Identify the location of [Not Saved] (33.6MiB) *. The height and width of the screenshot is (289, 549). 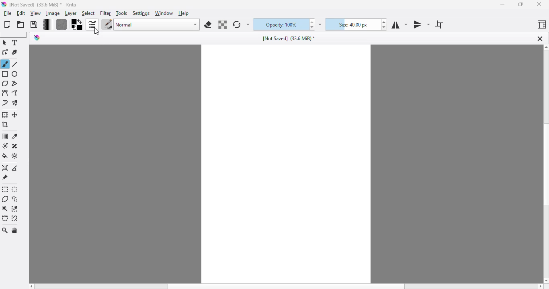
(290, 38).